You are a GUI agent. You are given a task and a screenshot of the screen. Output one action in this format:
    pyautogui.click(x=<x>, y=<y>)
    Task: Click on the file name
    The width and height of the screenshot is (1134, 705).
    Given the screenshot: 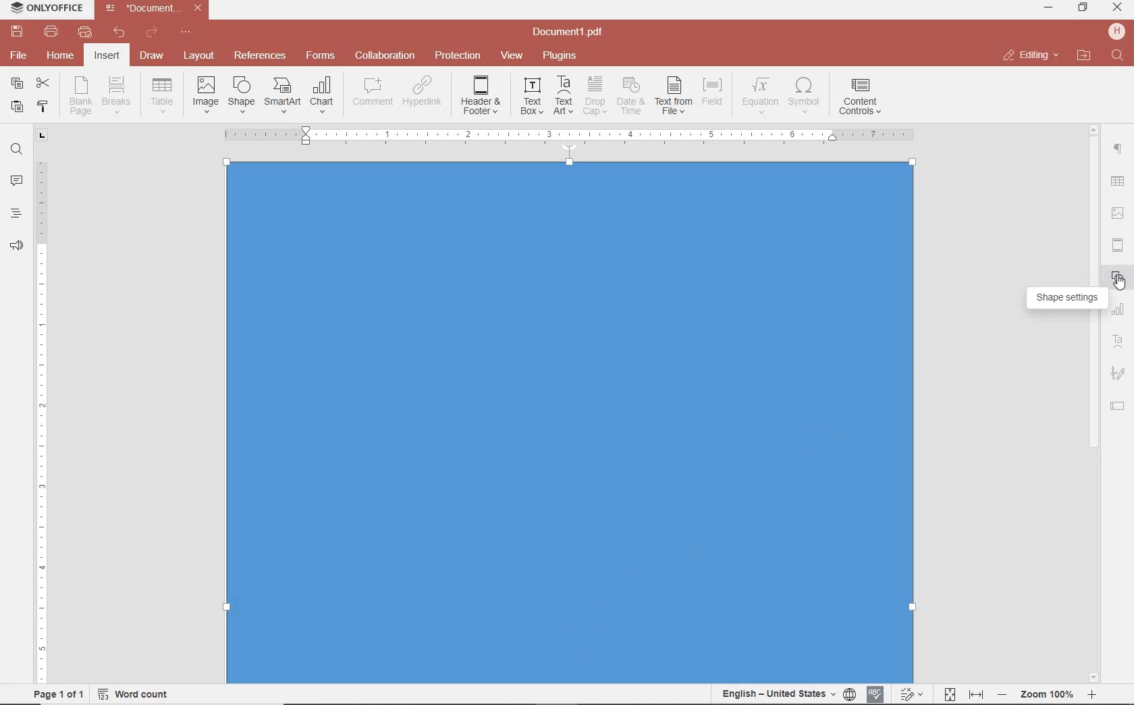 What is the action you would take?
    pyautogui.click(x=572, y=32)
    